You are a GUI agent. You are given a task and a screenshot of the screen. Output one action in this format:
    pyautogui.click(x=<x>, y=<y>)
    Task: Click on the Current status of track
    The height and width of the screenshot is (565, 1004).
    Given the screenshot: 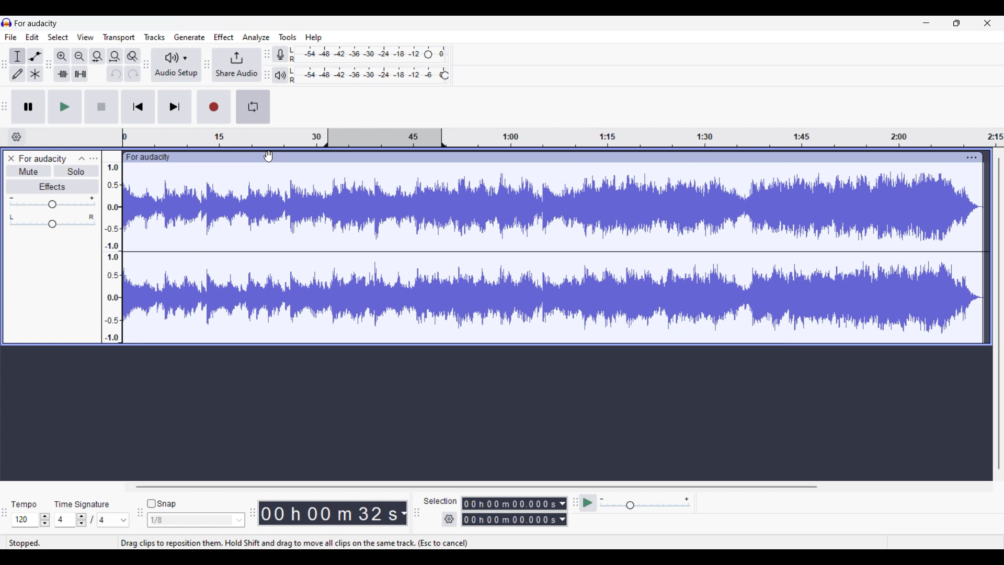 What is the action you would take?
    pyautogui.click(x=25, y=543)
    